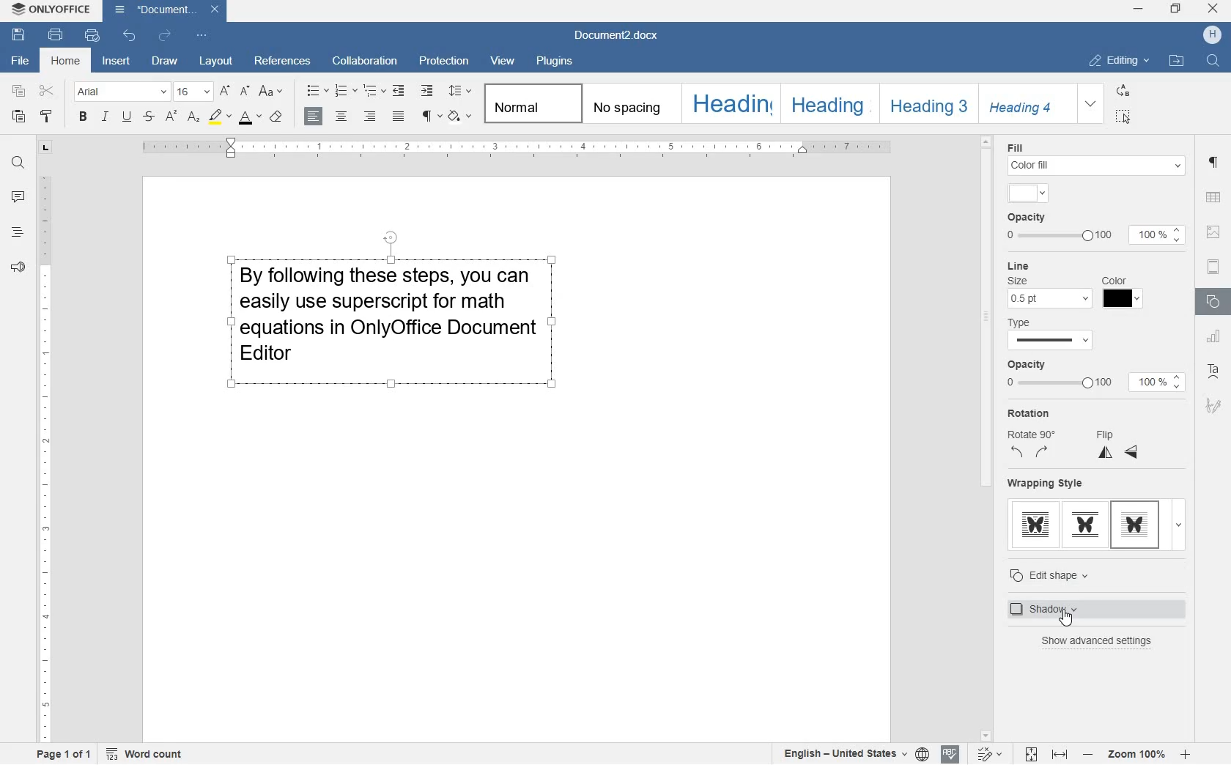 This screenshot has height=765, width=1231. I want to click on HEADING 3, so click(925, 103).